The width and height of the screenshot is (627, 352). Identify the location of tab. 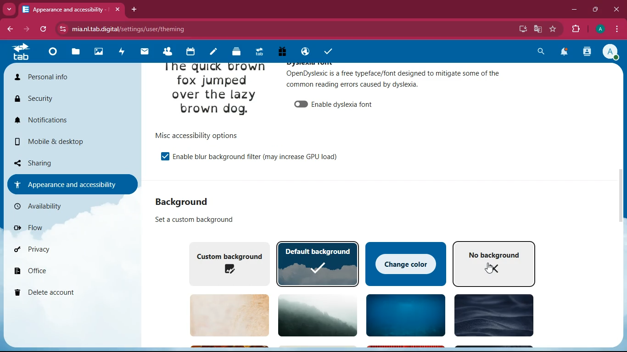
(21, 52).